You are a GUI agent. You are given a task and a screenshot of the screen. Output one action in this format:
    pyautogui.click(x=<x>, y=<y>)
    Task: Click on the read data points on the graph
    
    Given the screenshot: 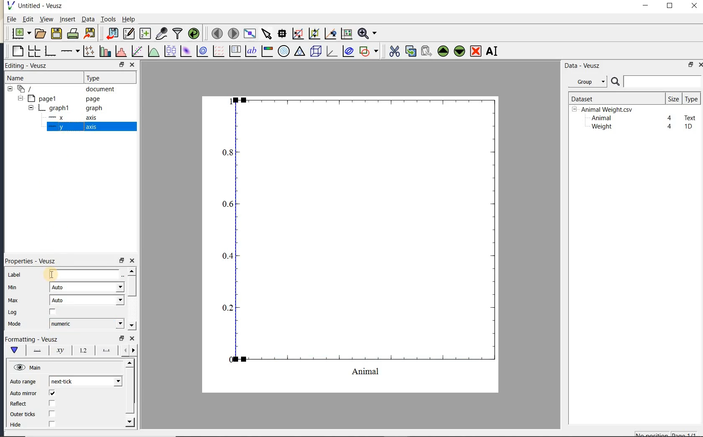 What is the action you would take?
    pyautogui.click(x=282, y=34)
    